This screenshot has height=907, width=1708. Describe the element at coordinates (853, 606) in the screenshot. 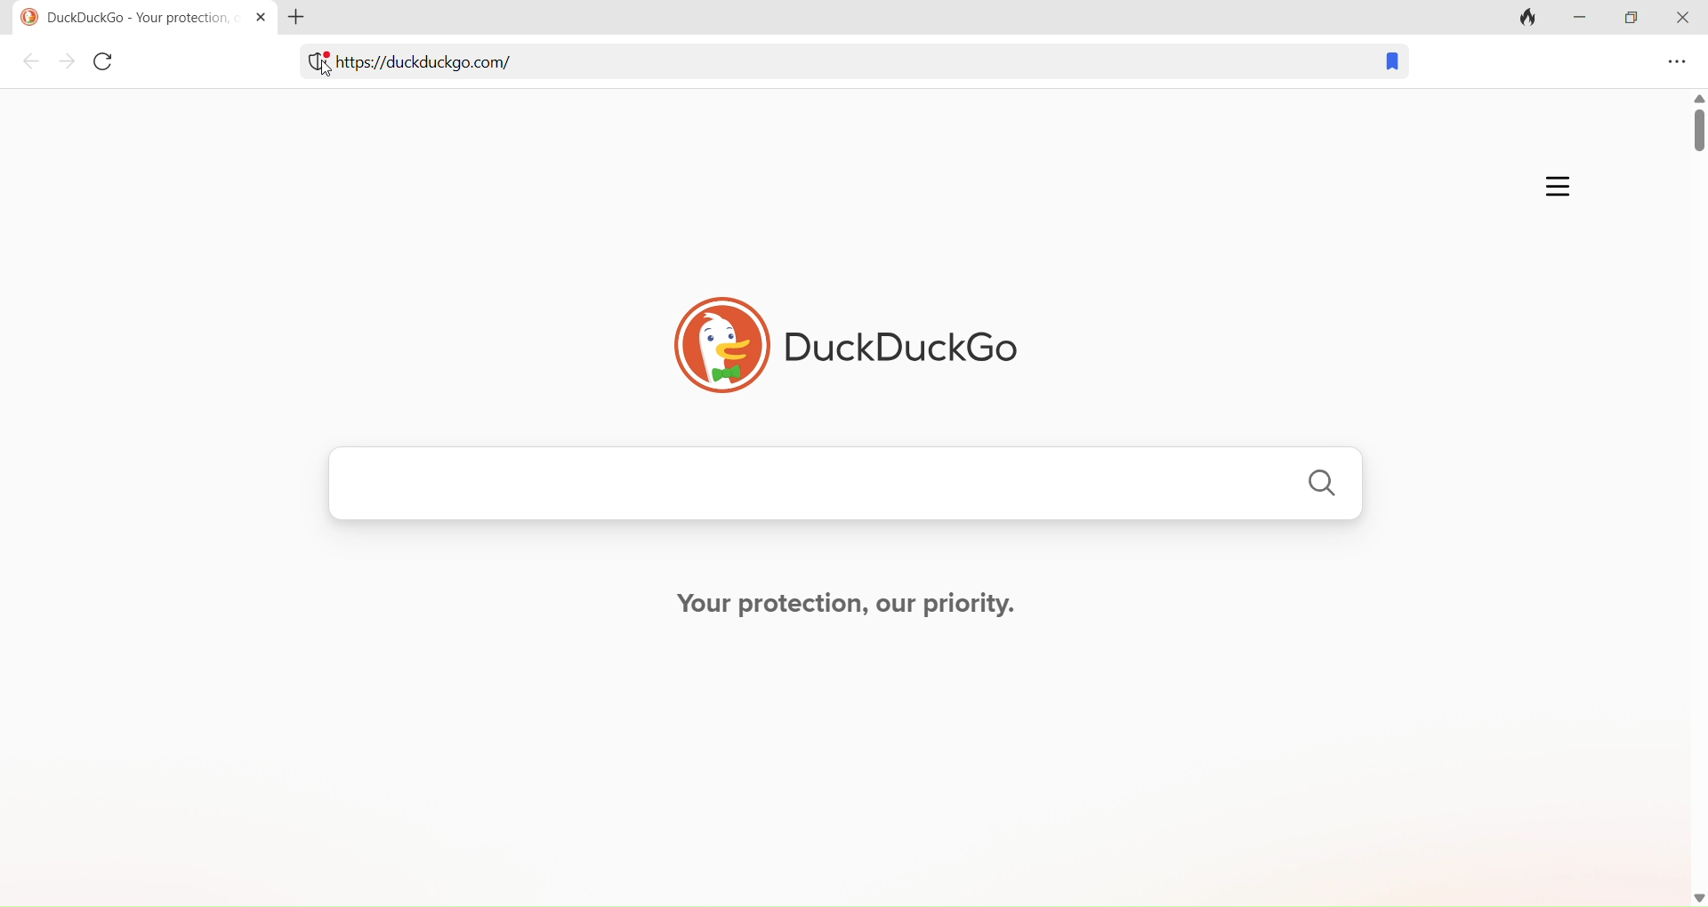

I see `Your protection, our priority.` at that location.